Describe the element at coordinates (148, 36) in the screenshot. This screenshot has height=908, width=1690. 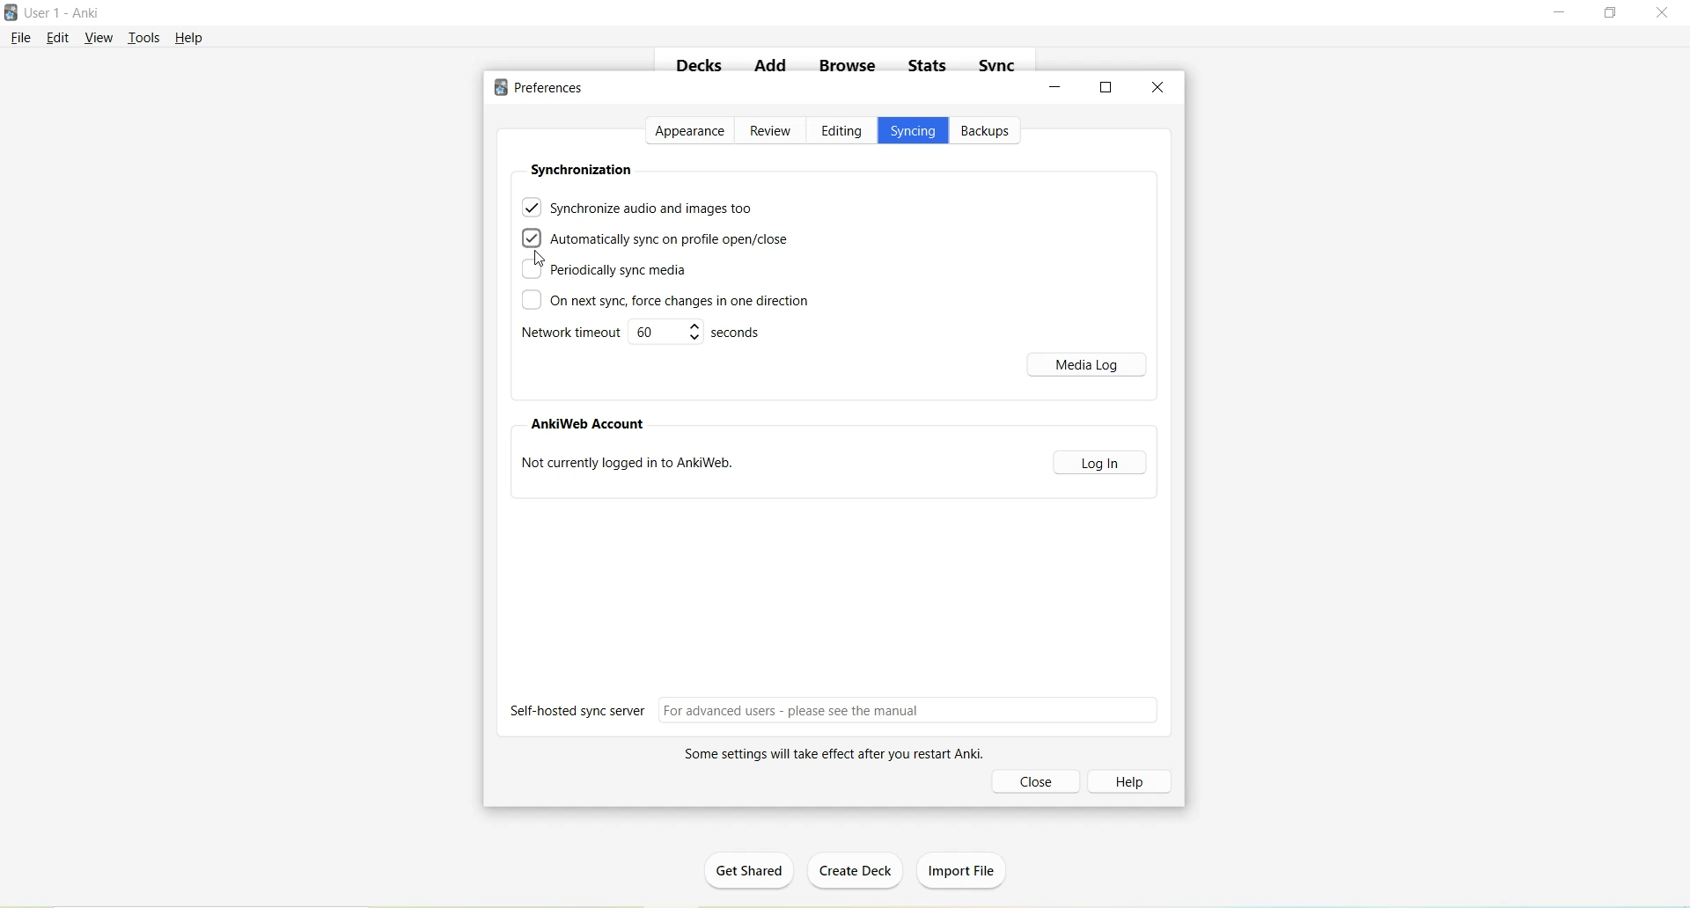
I see `Tools` at that location.